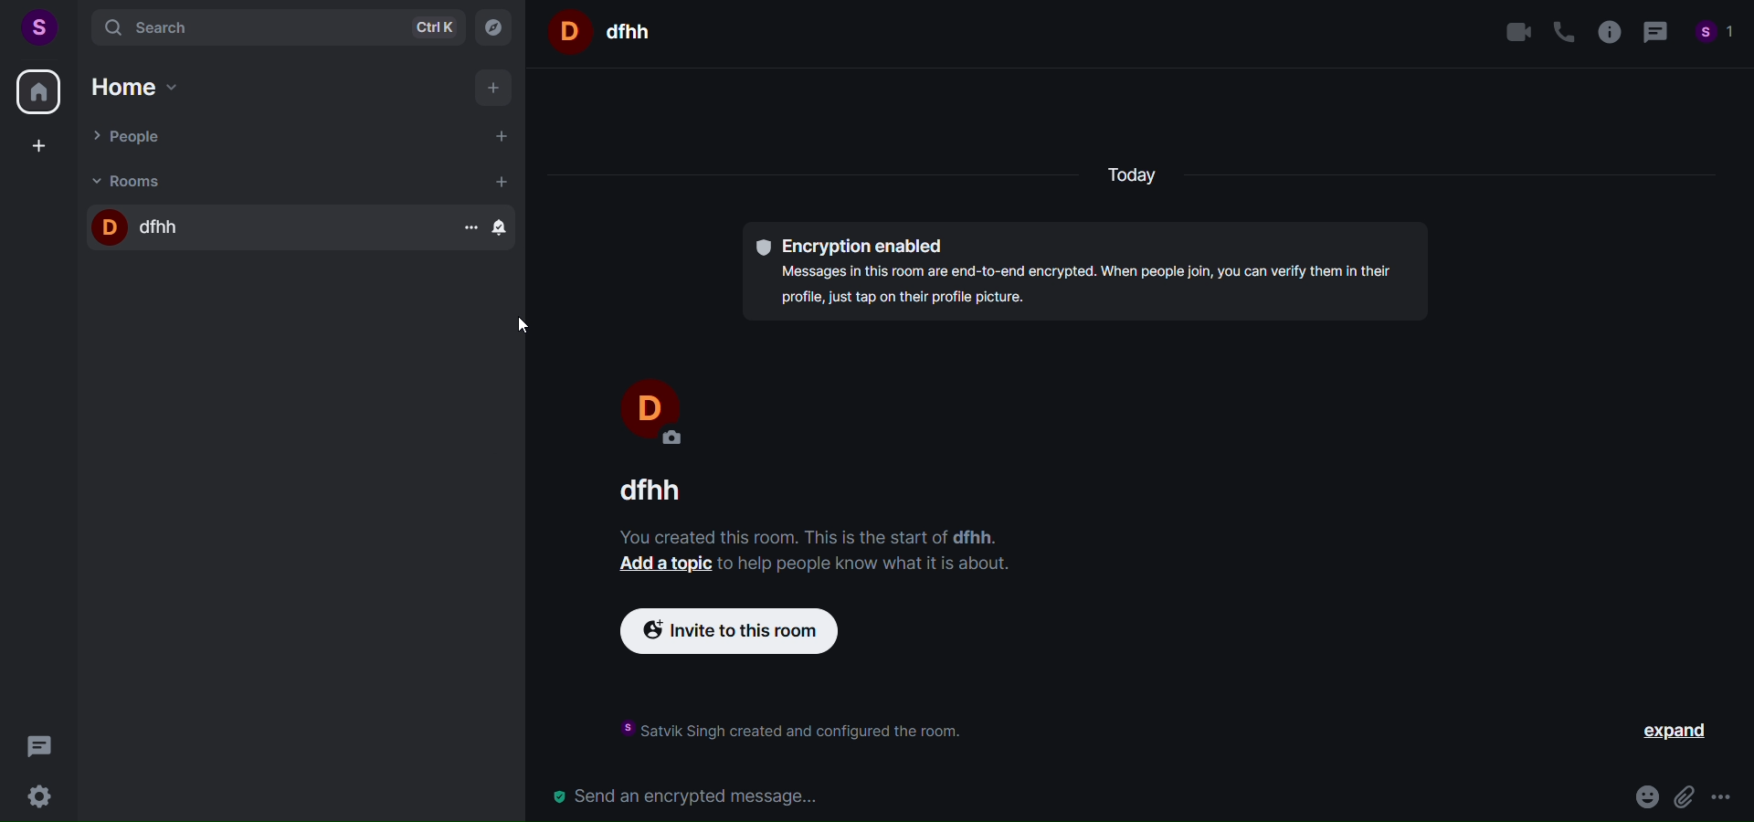 The image size is (1754, 822). What do you see at coordinates (37, 747) in the screenshot?
I see `threads` at bounding box center [37, 747].